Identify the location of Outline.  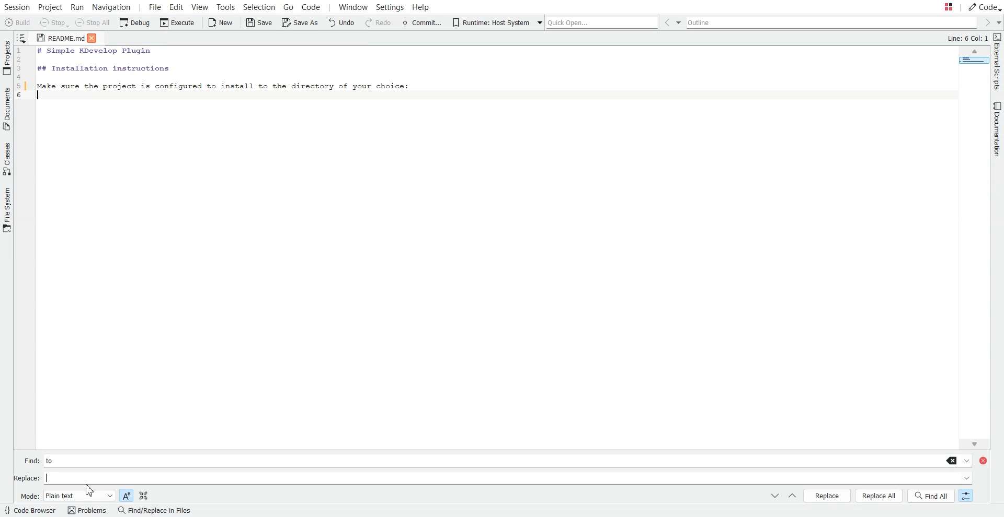
(834, 23).